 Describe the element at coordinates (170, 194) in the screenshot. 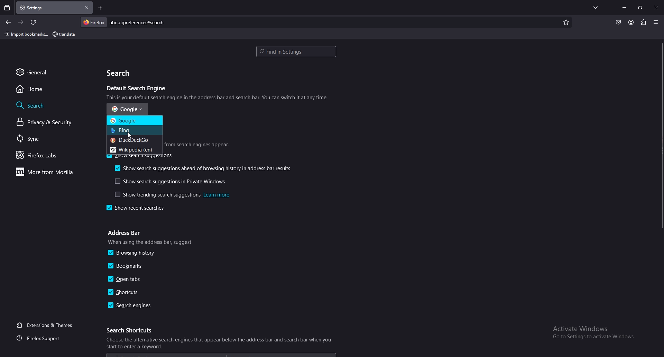

I see `show trending search suggestions` at that location.